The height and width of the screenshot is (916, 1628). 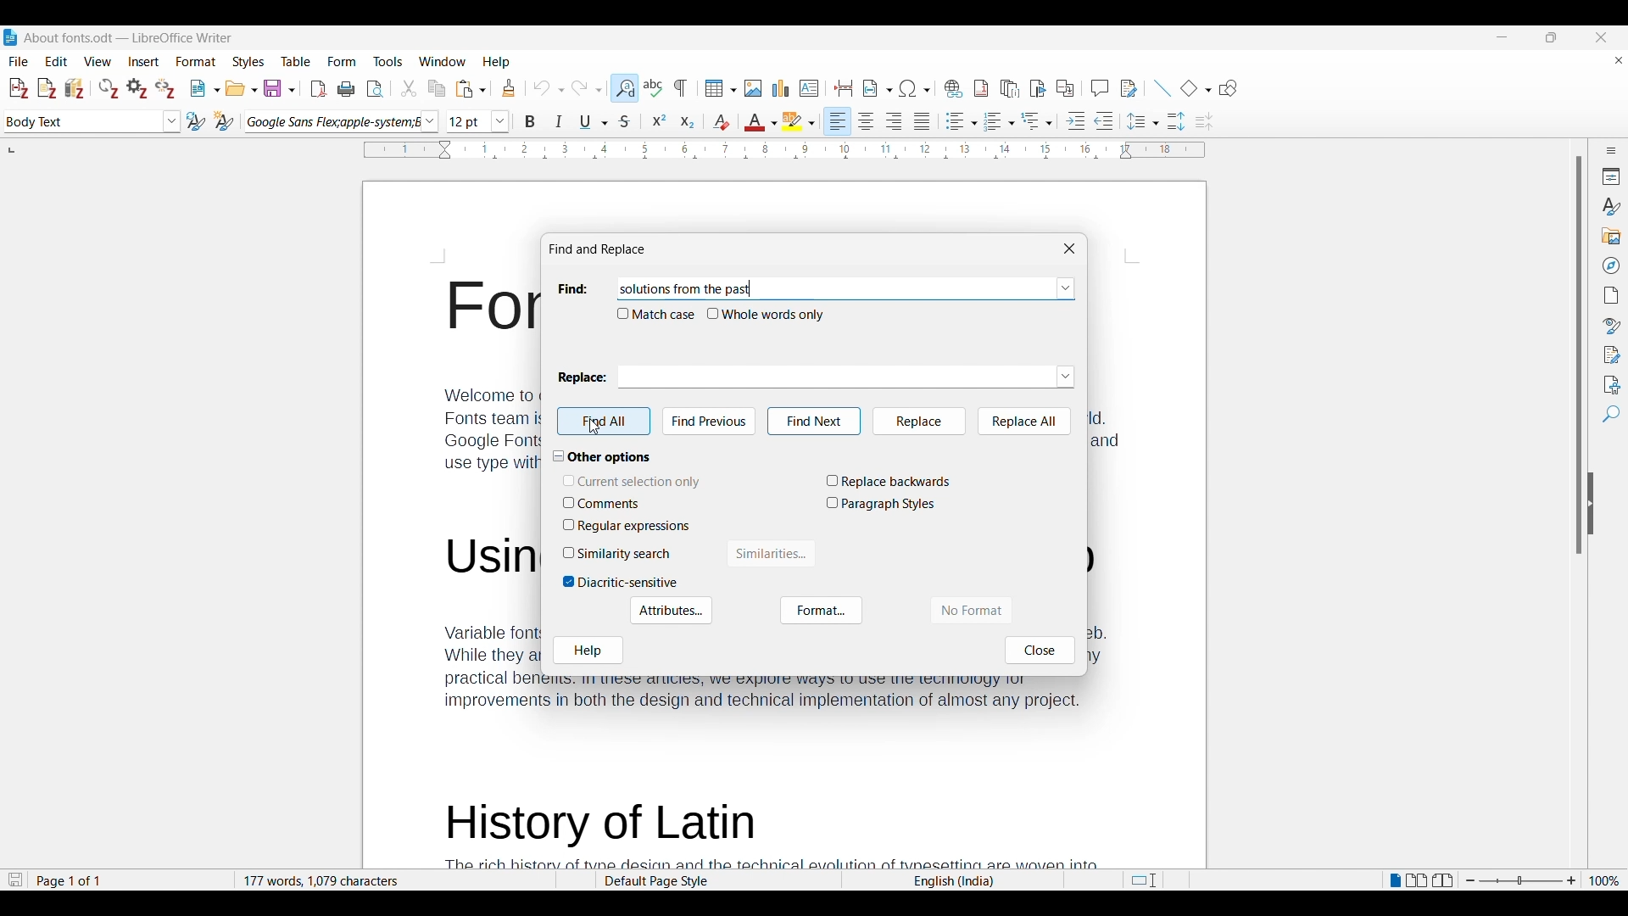 What do you see at coordinates (549, 88) in the screenshot?
I see `Undo` at bounding box center [549, 88].